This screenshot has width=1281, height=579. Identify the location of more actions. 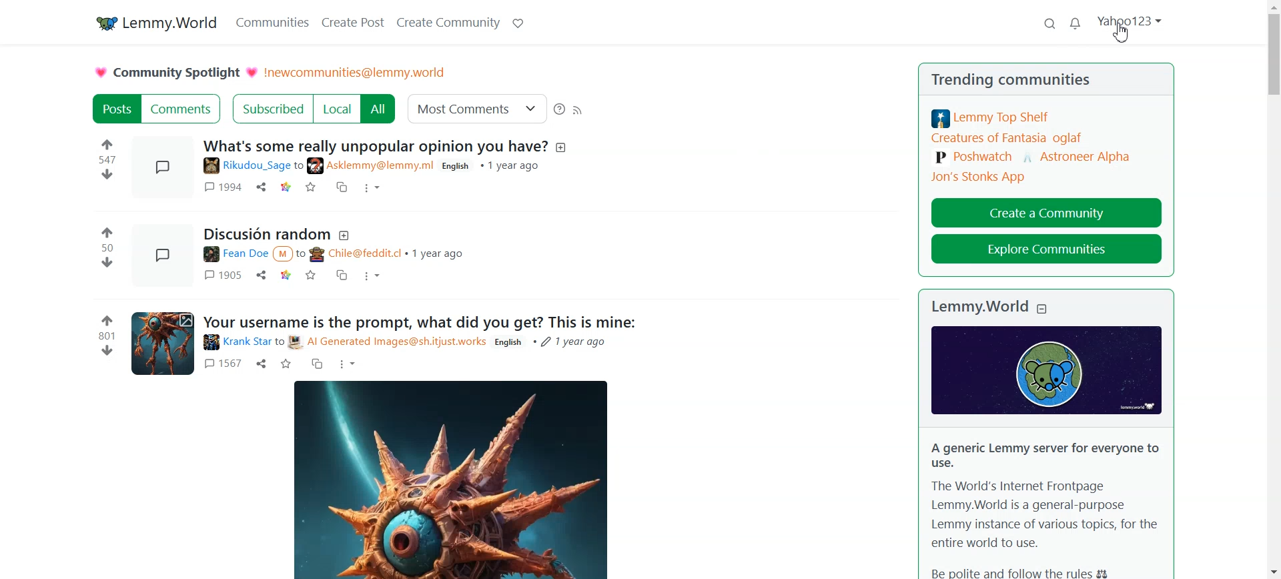
(372, 278).